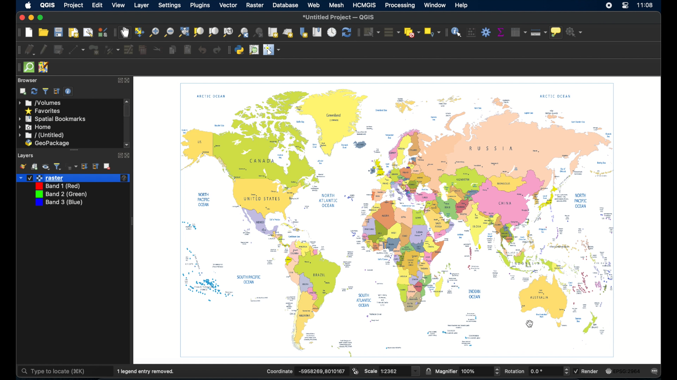 The width and height of the screenshot is (677, 380). I want to click on enable/disable properties widget, so click(69, 91).